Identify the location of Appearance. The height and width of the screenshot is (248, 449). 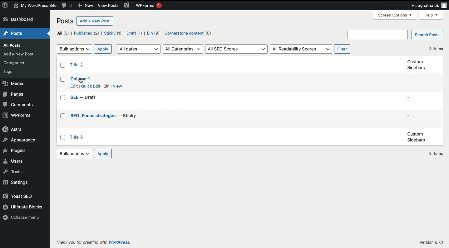
(20, 140).